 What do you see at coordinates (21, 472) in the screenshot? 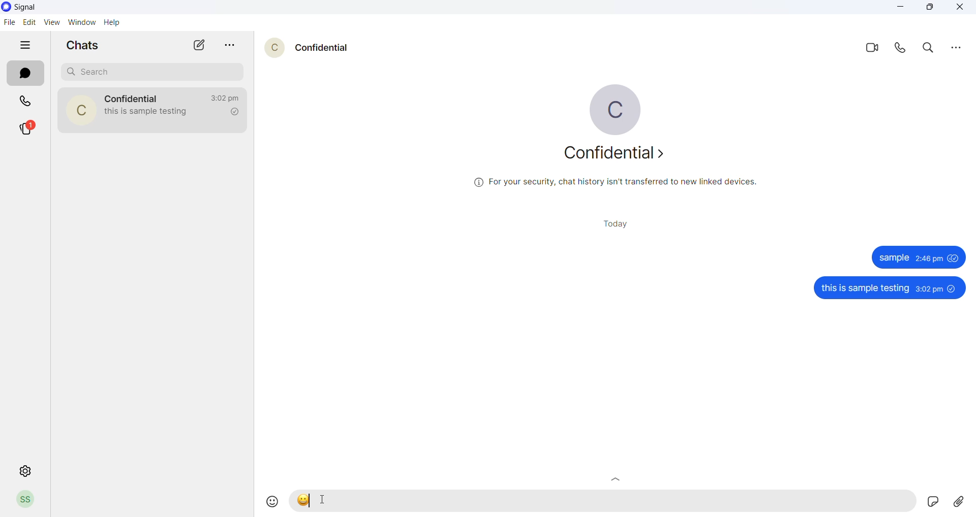
I see `settings` at bounding box center [21, 472].